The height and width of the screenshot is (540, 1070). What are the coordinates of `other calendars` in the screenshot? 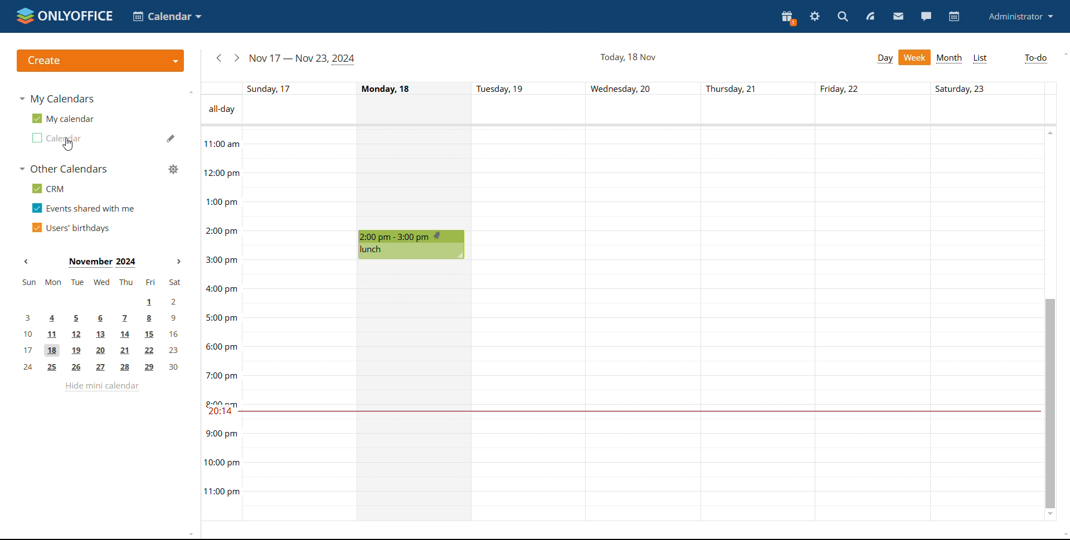 It's located at (65, 169).